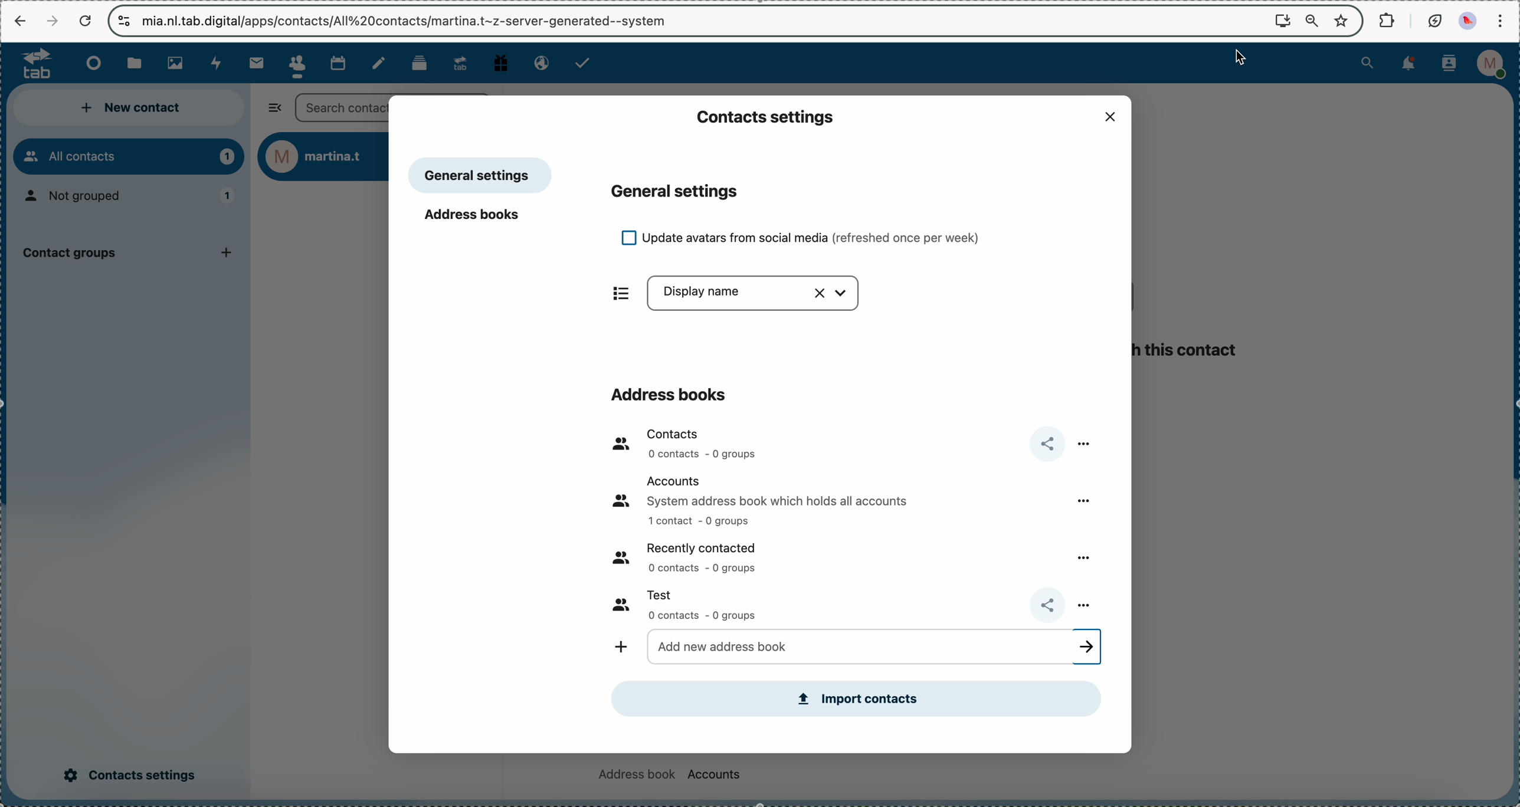 The image size is (1520, 807). What do you see at coordinates (128, 157) in the screenshot?
I see `all contacts` at bounding box center [128, 157].